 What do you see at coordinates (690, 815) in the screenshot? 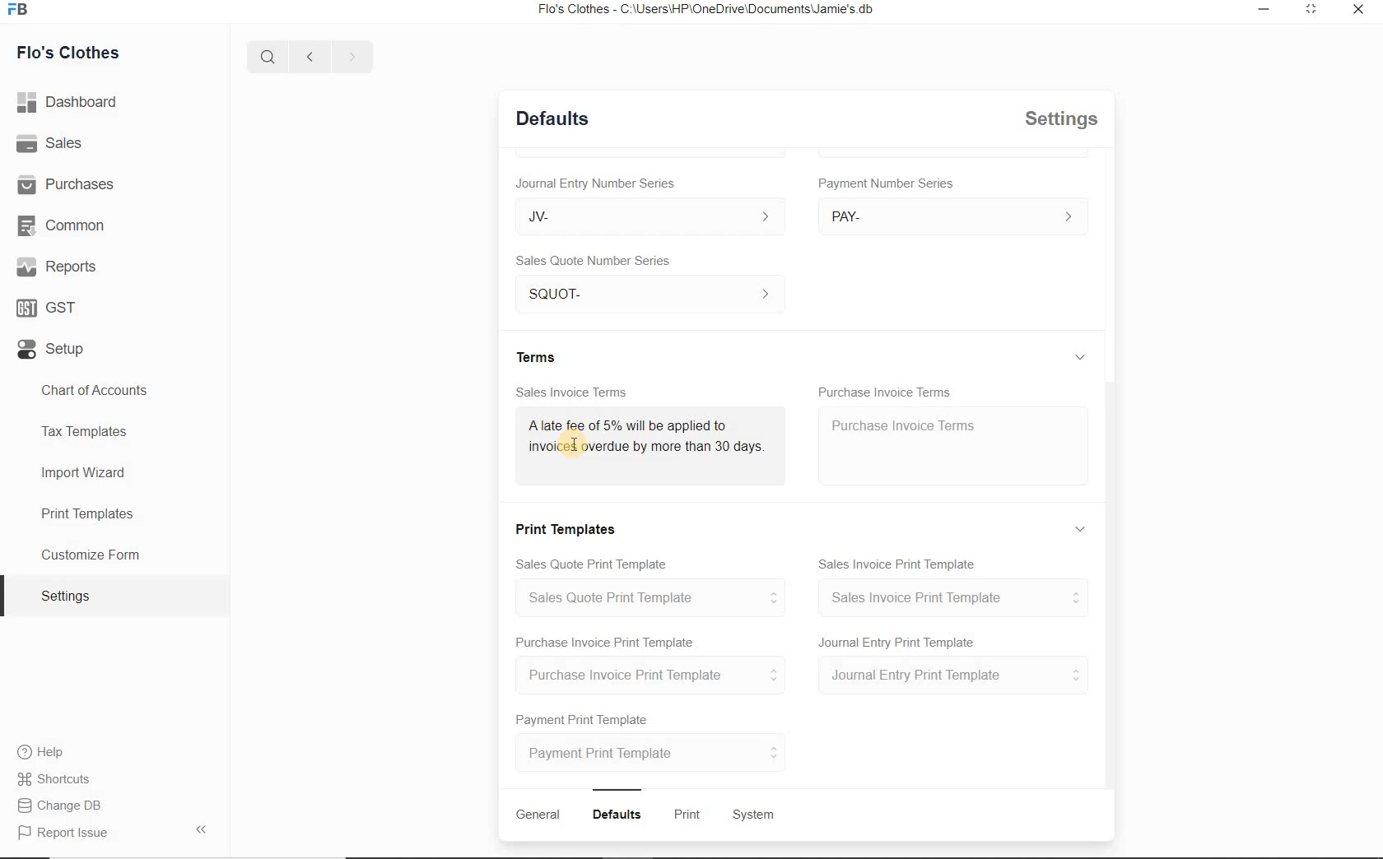
I see `Print` at bounding box center [690, 815].